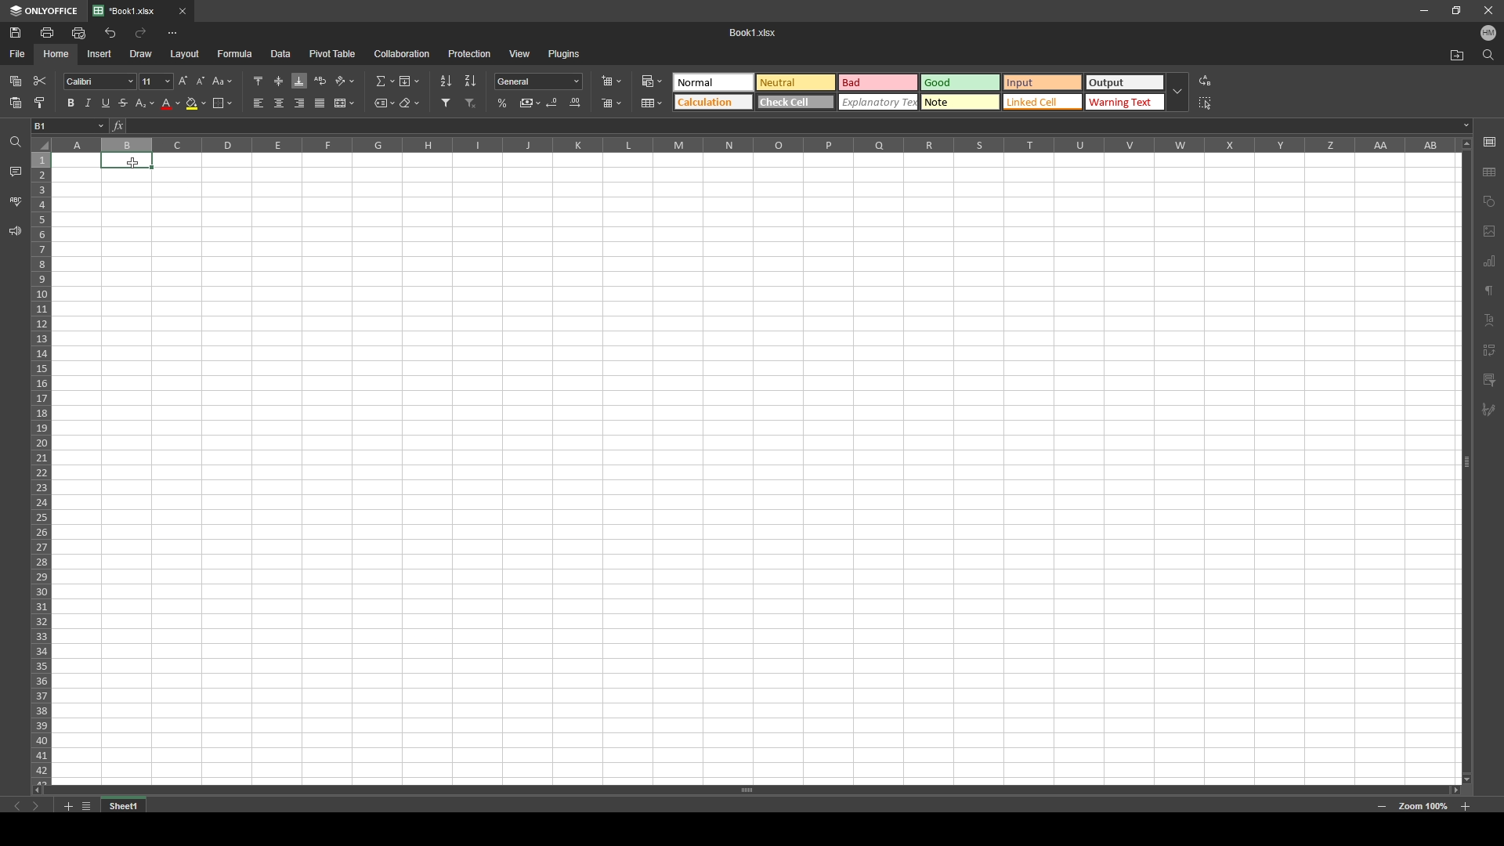 This screenshot has width=1504, height=846. Describe the element at coordinates (86, 806) in the screenshot. I see `sheet list` at that location.